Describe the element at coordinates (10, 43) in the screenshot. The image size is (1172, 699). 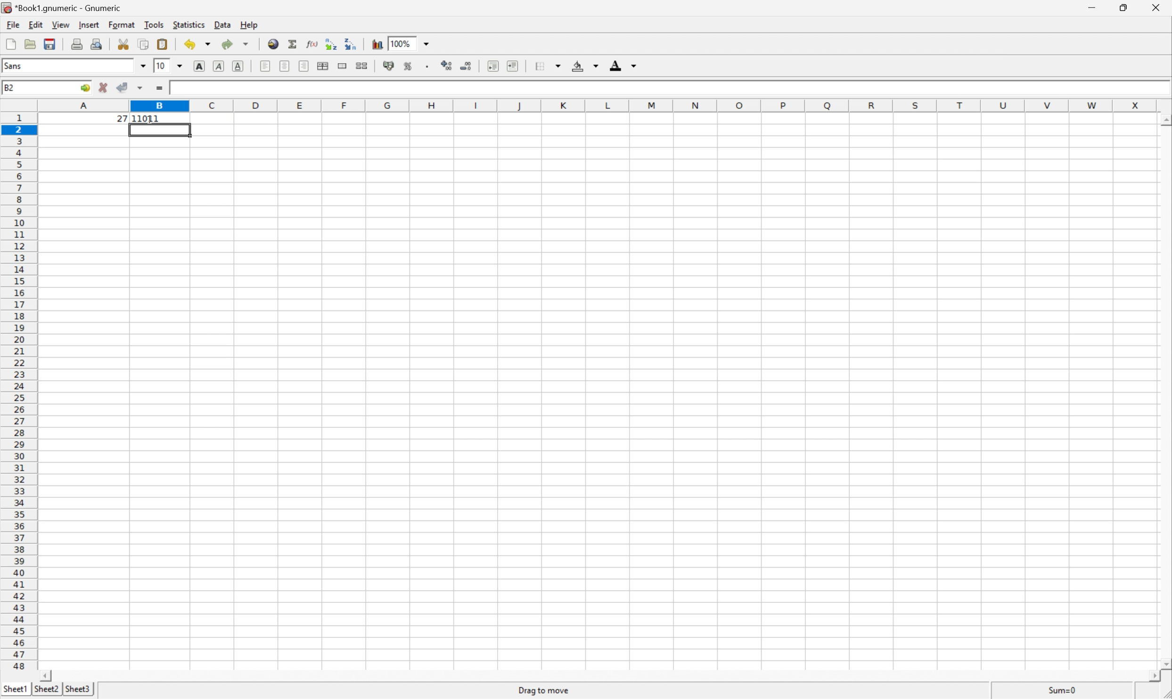
I see `Create a new workbook` at that location.